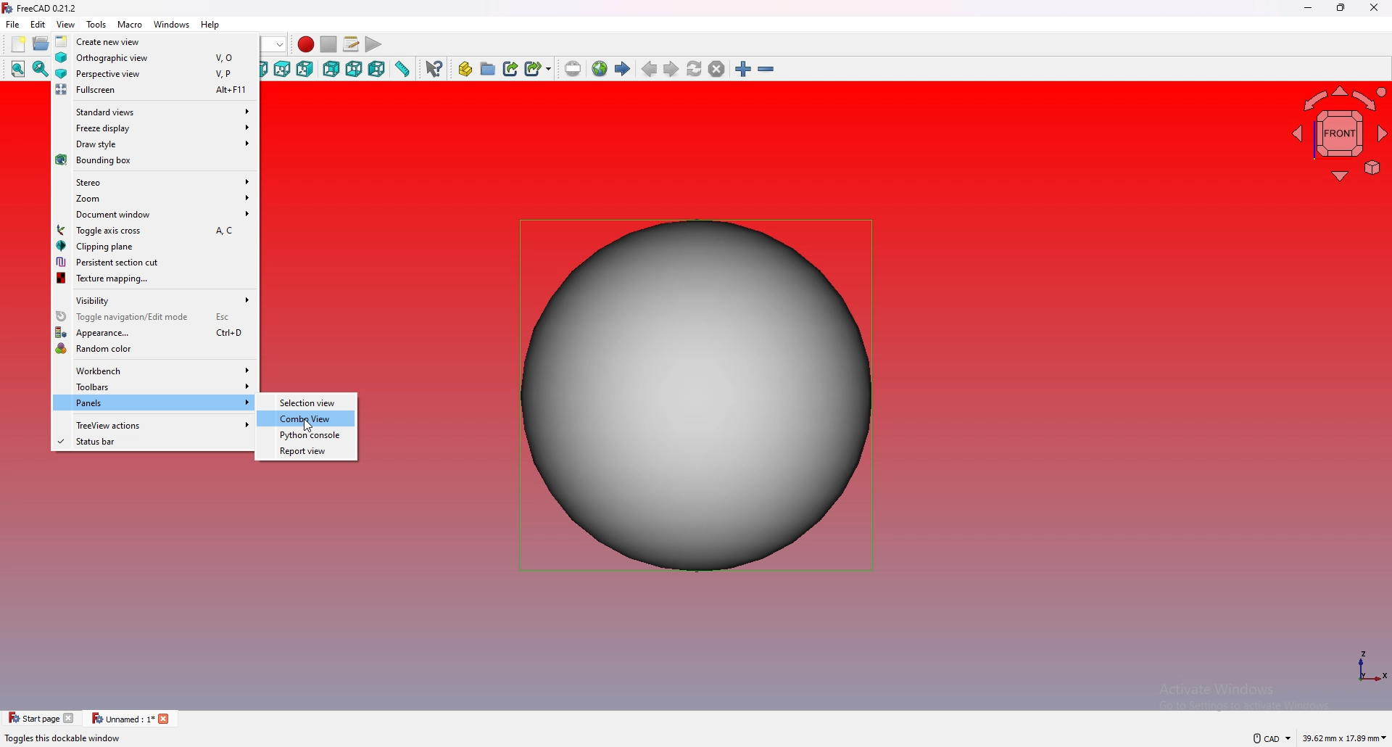 The image size is (1392, 747). I want to click on cursor, so click(309, 427).